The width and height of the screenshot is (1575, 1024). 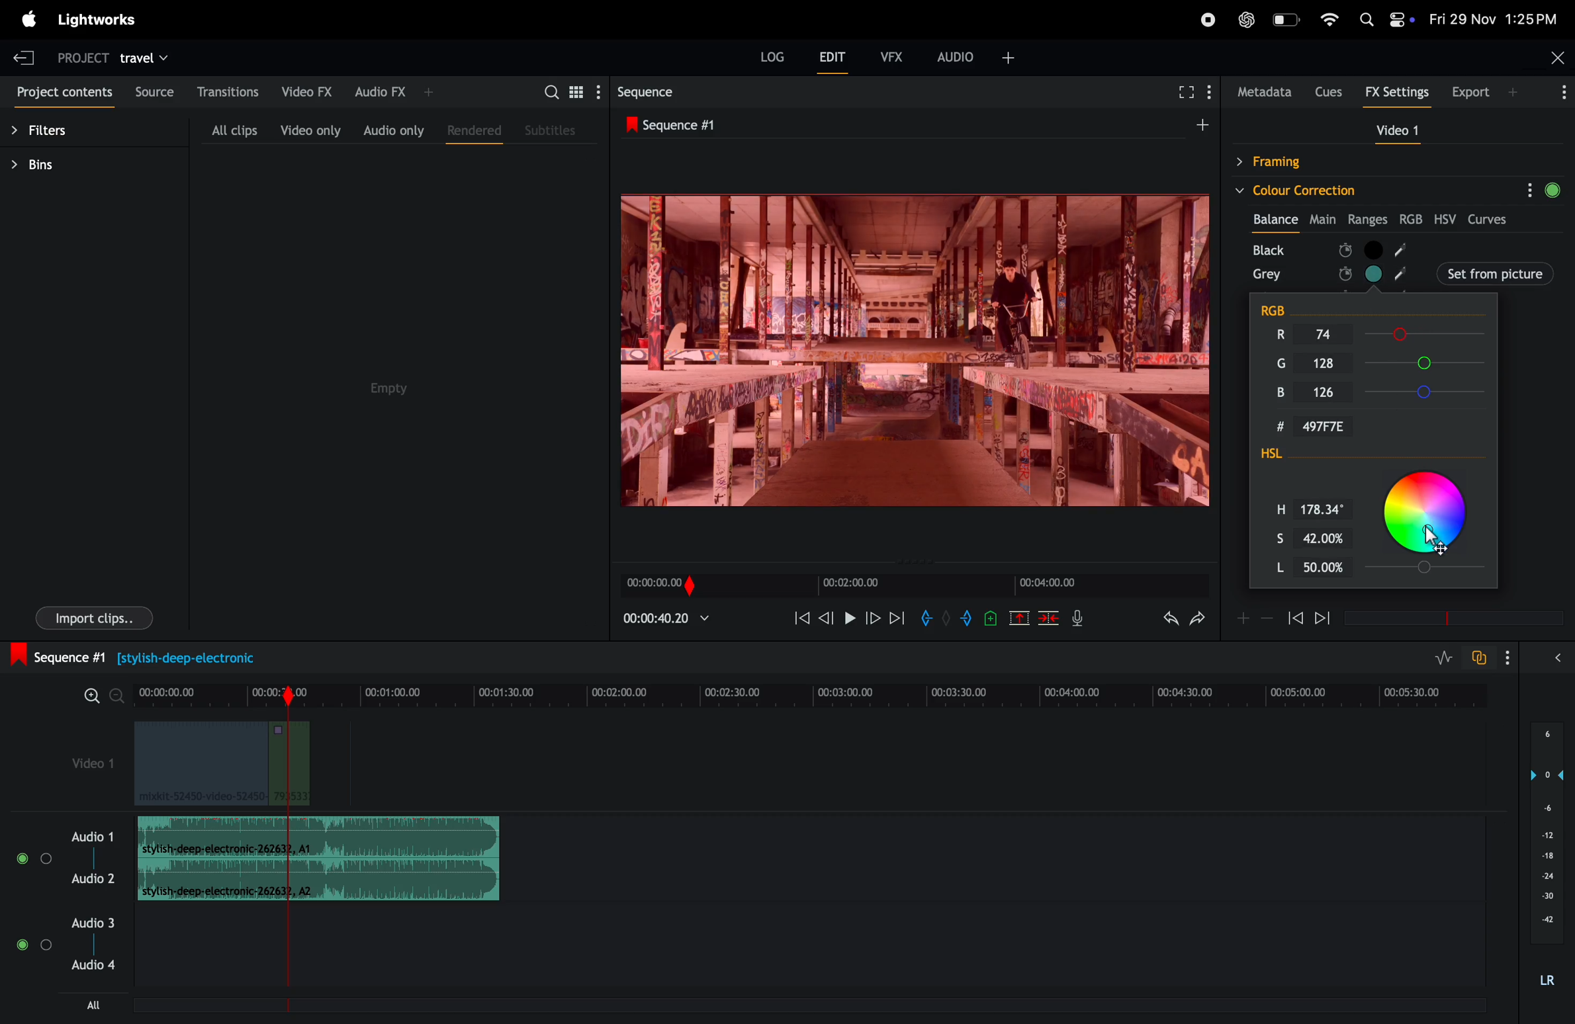 I want to click on RGB, so click(x=1287, y=306).